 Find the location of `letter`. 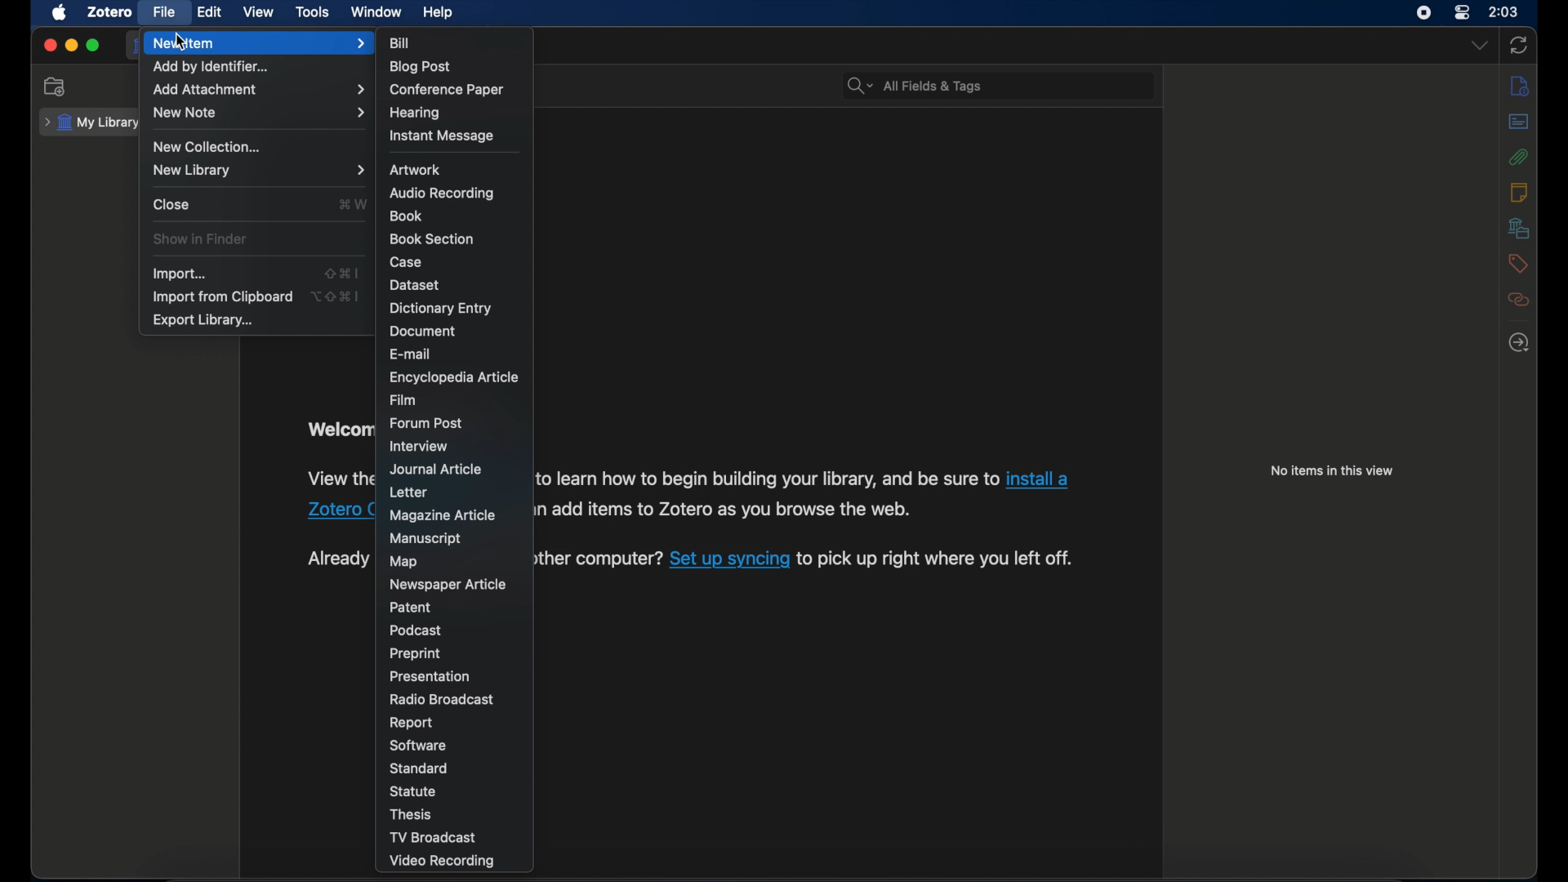

letter is located at coordinates (408, 492).